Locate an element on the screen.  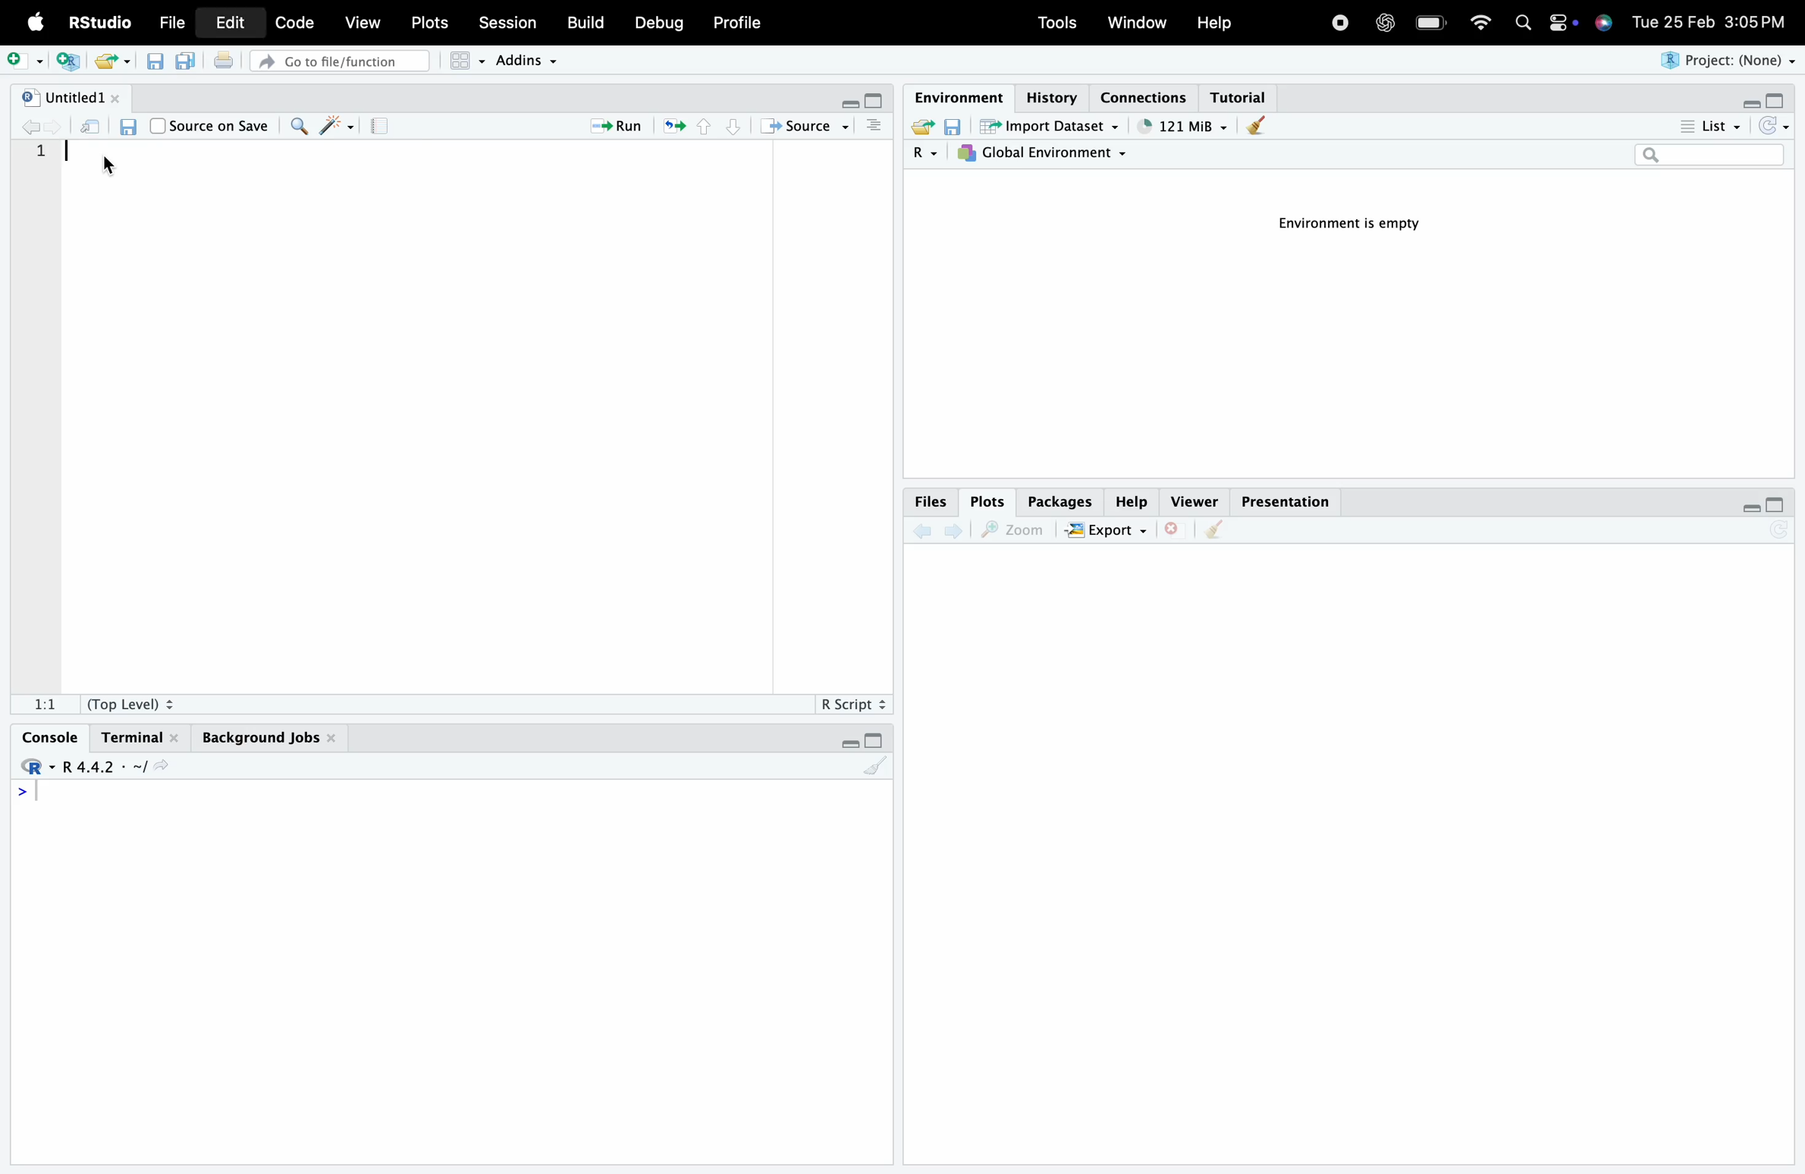
Addins is located at coordinates (527, 58).